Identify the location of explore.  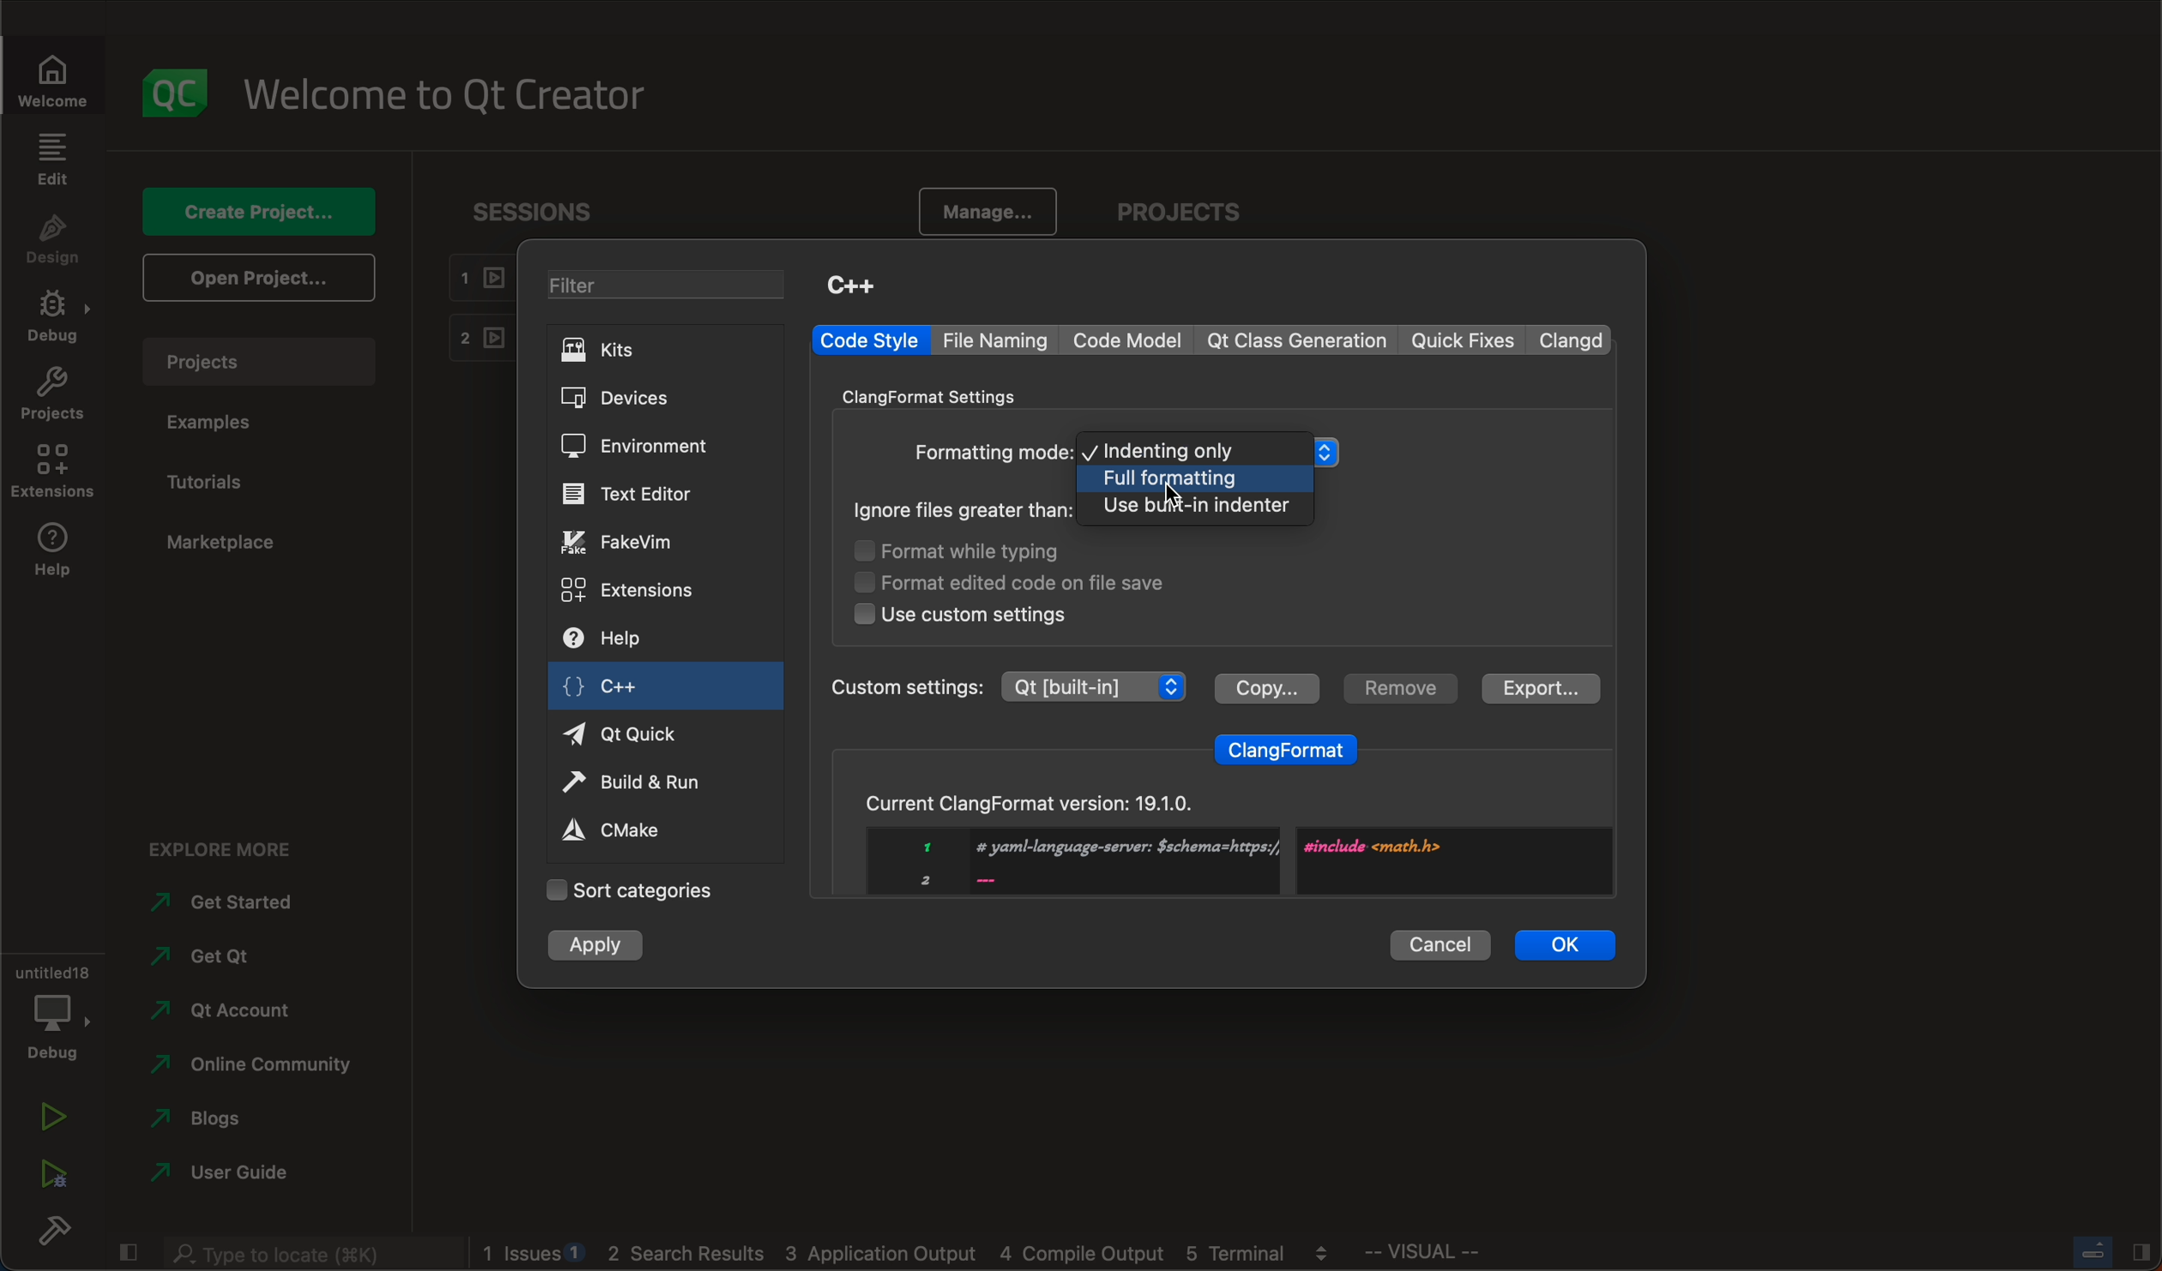
(234, 844).